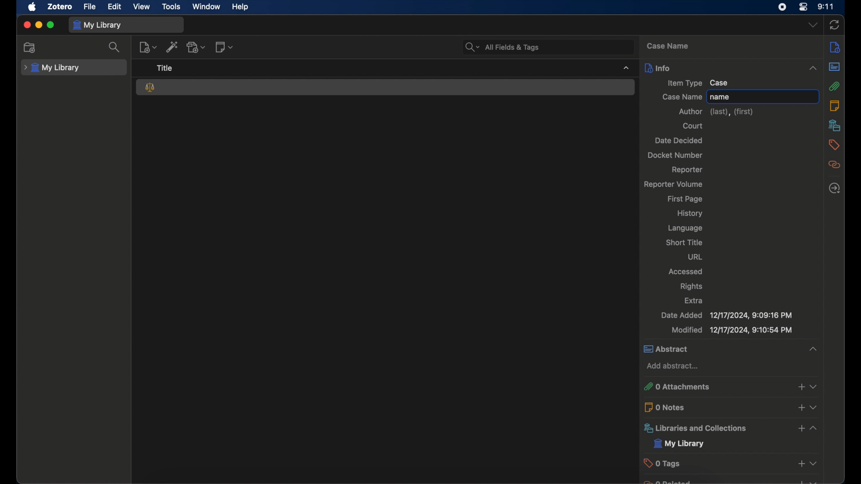 The image size is (861, 484). I want to click on court, so click(694, 125).